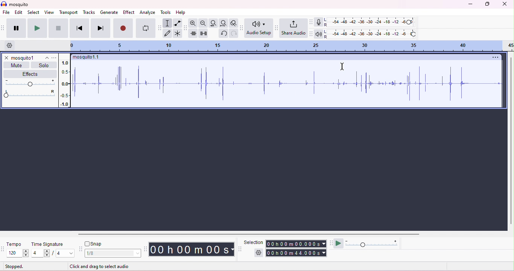 The image size is (514, 271). What do you see at coordinates (494, 57) in the screenshot?
I see `options` at bounding box center [494, 57].